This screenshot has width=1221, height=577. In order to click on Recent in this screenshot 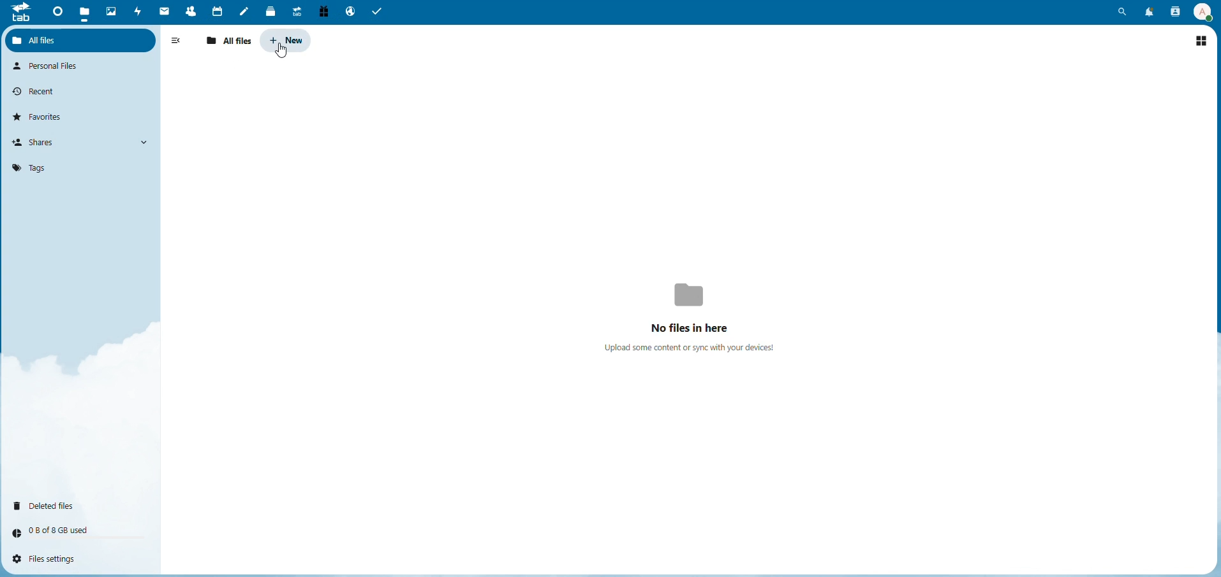, I will do `click(39, 90)`.